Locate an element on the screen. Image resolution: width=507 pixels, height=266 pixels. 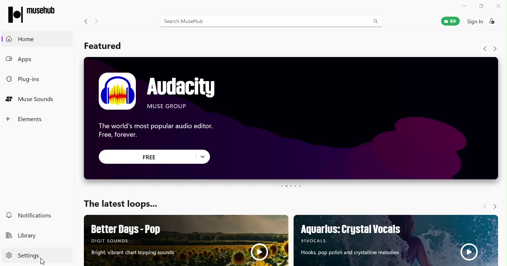
Muse wallet is located at coordinates (447, 21).